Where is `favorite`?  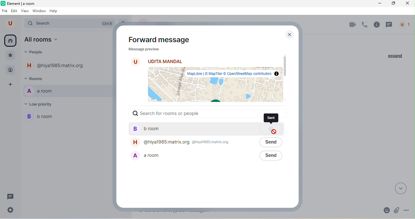 favorite is located at coordinates (10, 56).